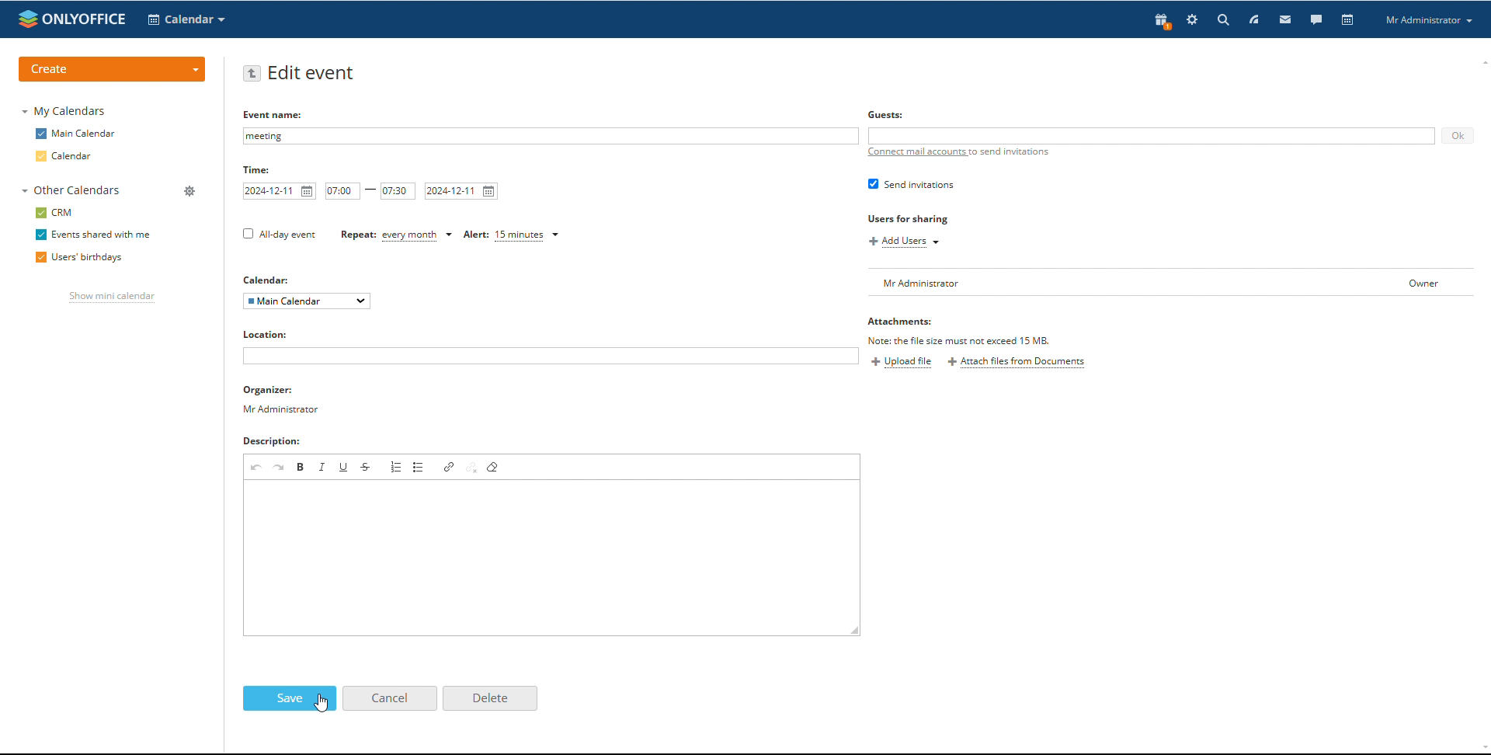 The width and height of the screenshot is (1491, 755). What do you see at coordinates (191, 192) in the screenshot?
I see `manage` at bounding box center [191, 192].